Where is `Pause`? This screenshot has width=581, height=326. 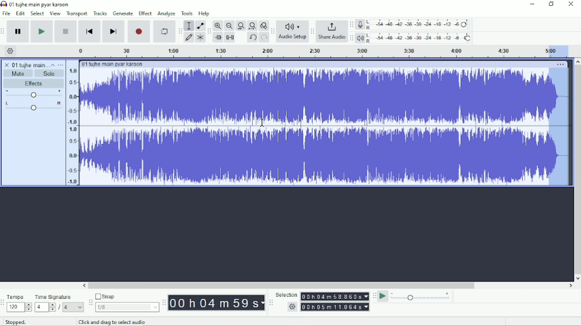
Pause is located at coordinates (18, 31).